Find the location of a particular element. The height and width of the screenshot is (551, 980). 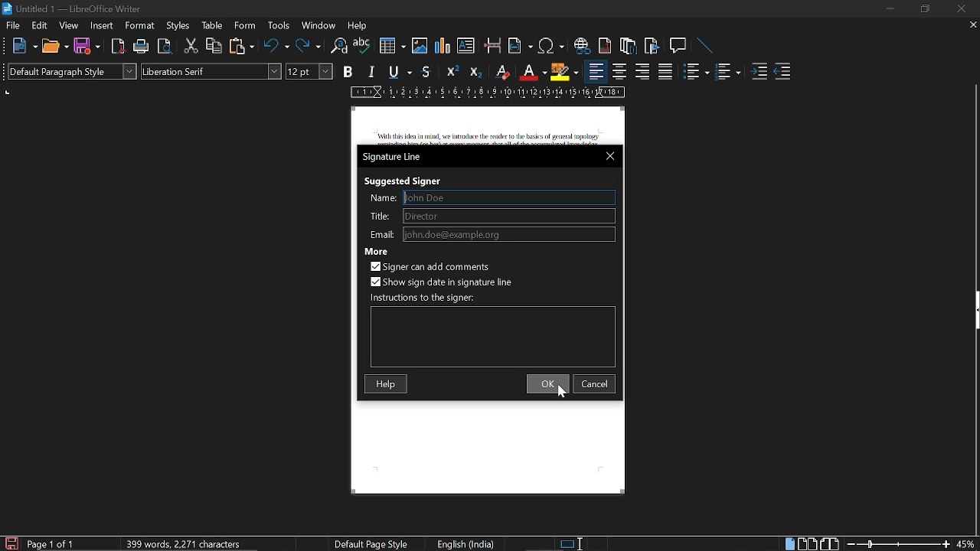

italic is located at coordinates (371, 73).